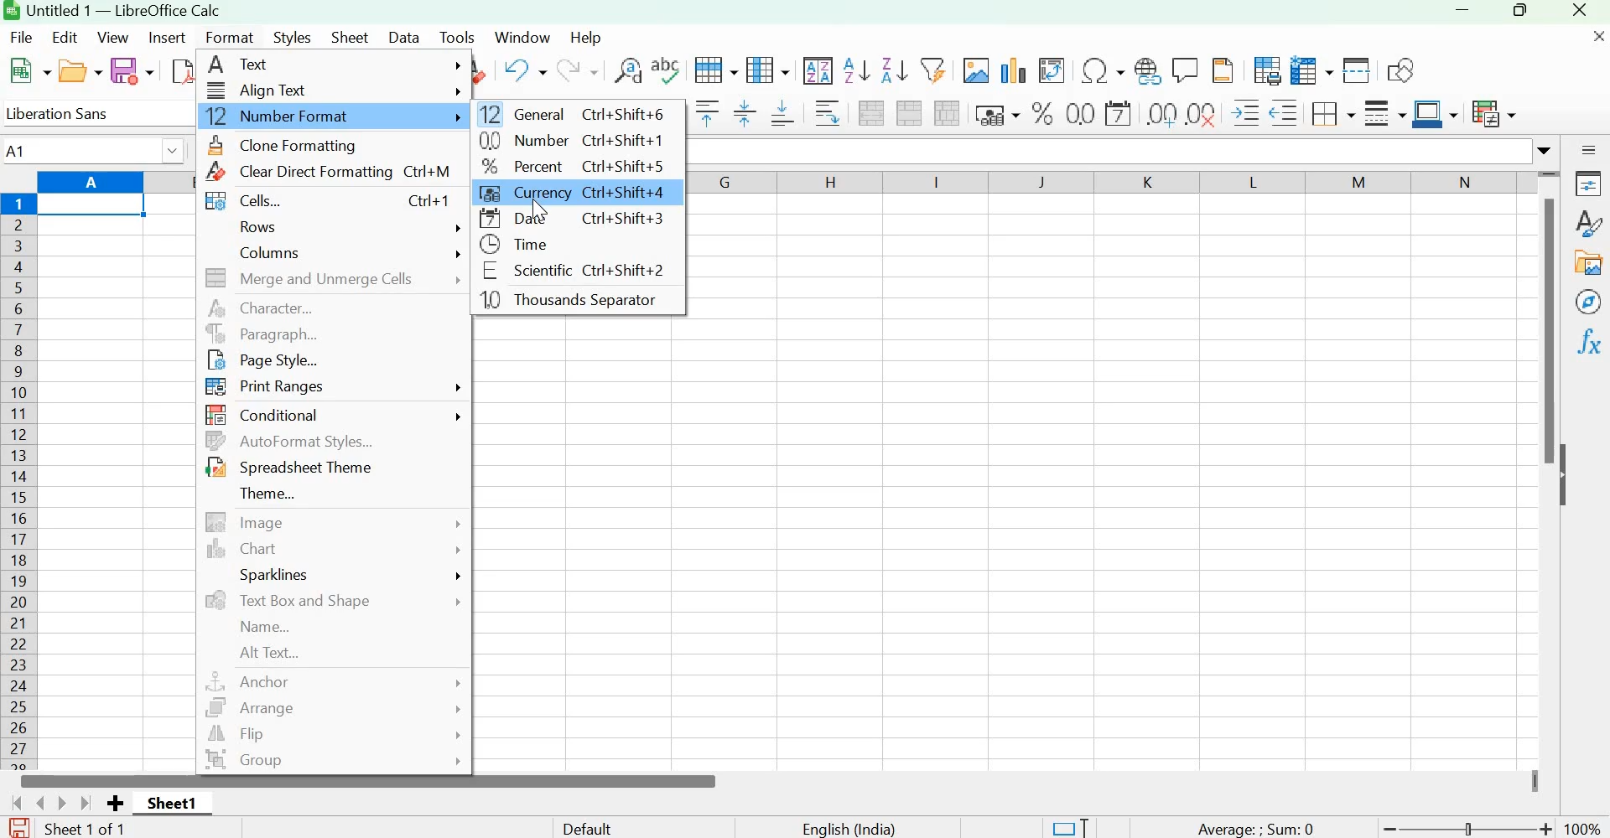  I want to click on Scrollbar, so click(1543, 334).